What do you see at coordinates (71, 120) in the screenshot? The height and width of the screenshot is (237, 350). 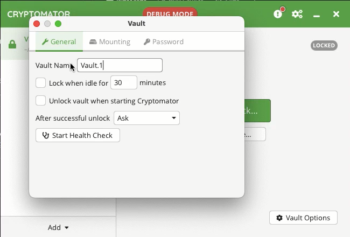 I see `After successful unlock` at bounding box center [71, 120].